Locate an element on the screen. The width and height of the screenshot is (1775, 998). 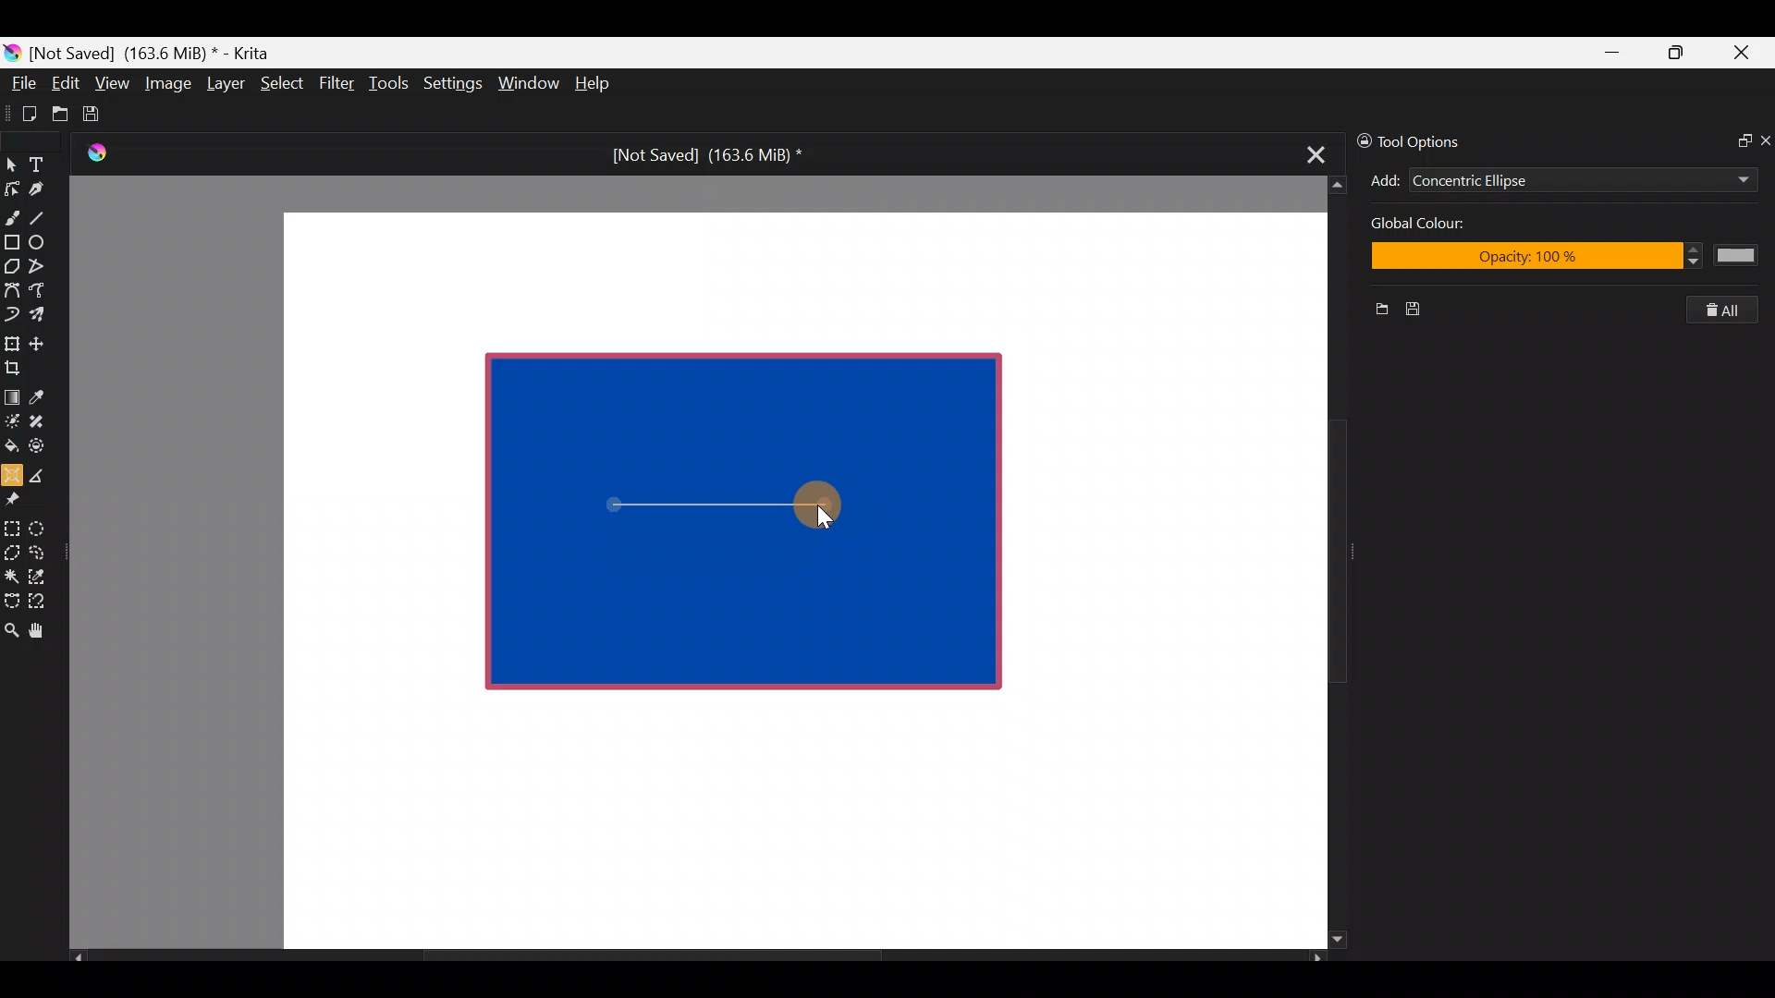
Krita Logo is located at coordinates (93, 152).